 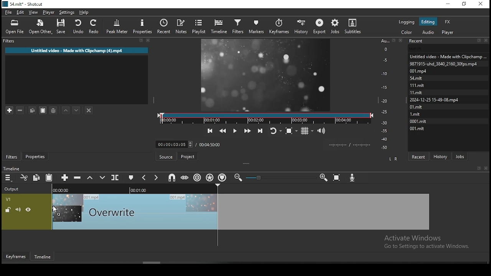 I want to click on skip to the next point, so click(x=259, y=130).